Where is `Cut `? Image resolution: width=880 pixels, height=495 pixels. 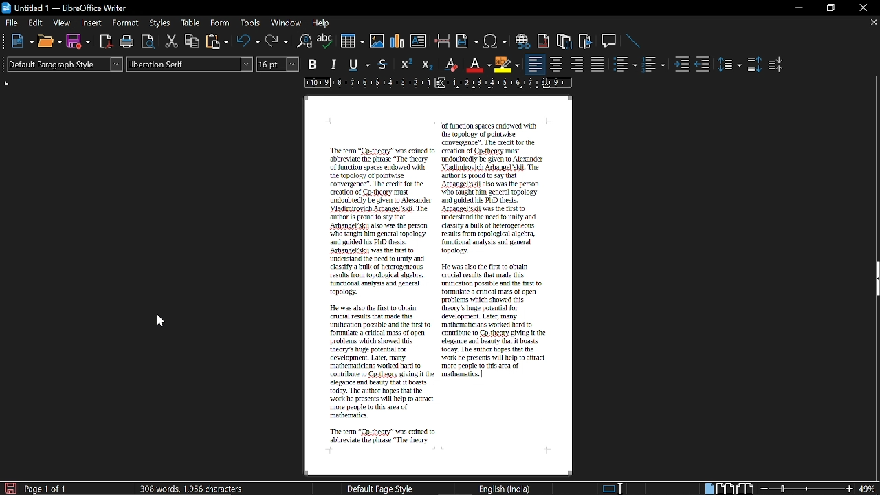
Cut  is located at coordinates (170, 43).